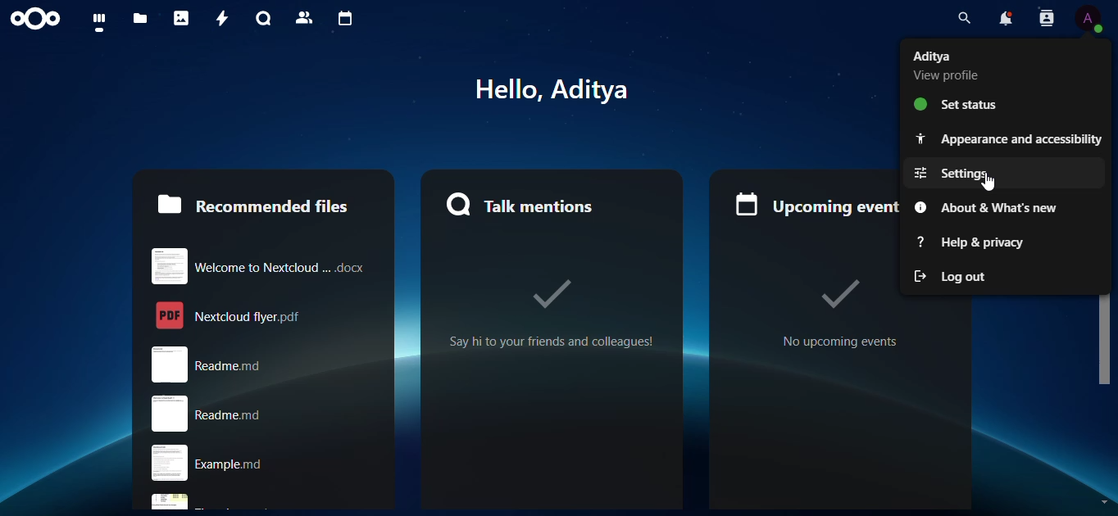 The height and width of the screenshot is (516, 1118). What do you see at coordinates (262, 315) in the screenshot?
I see `Next cloud flyer` at bounding box center [262, 315].